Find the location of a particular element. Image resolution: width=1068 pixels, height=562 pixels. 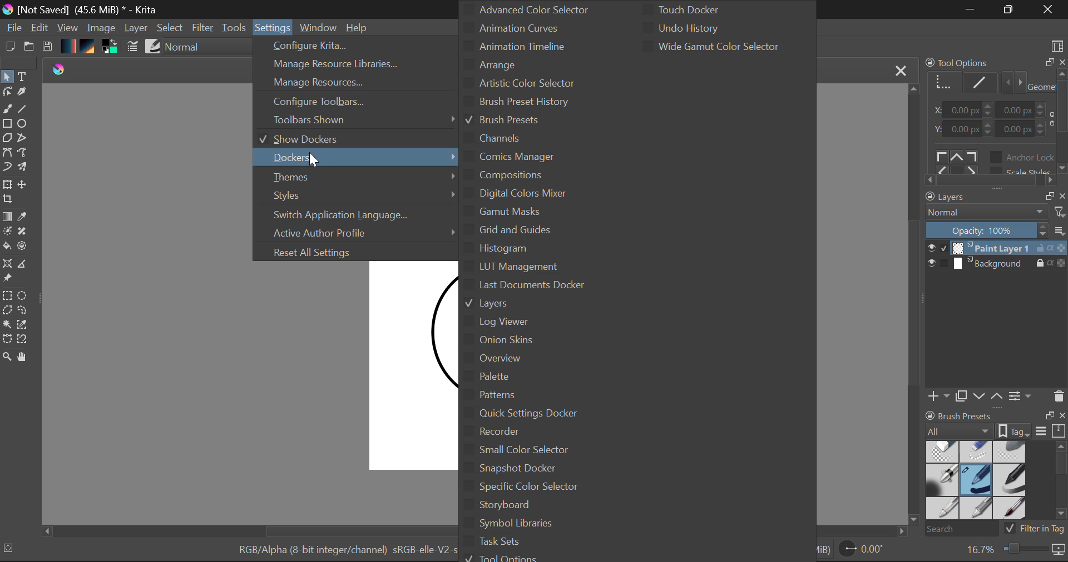

Symbol Libraries is located at coordinates (540, 525).